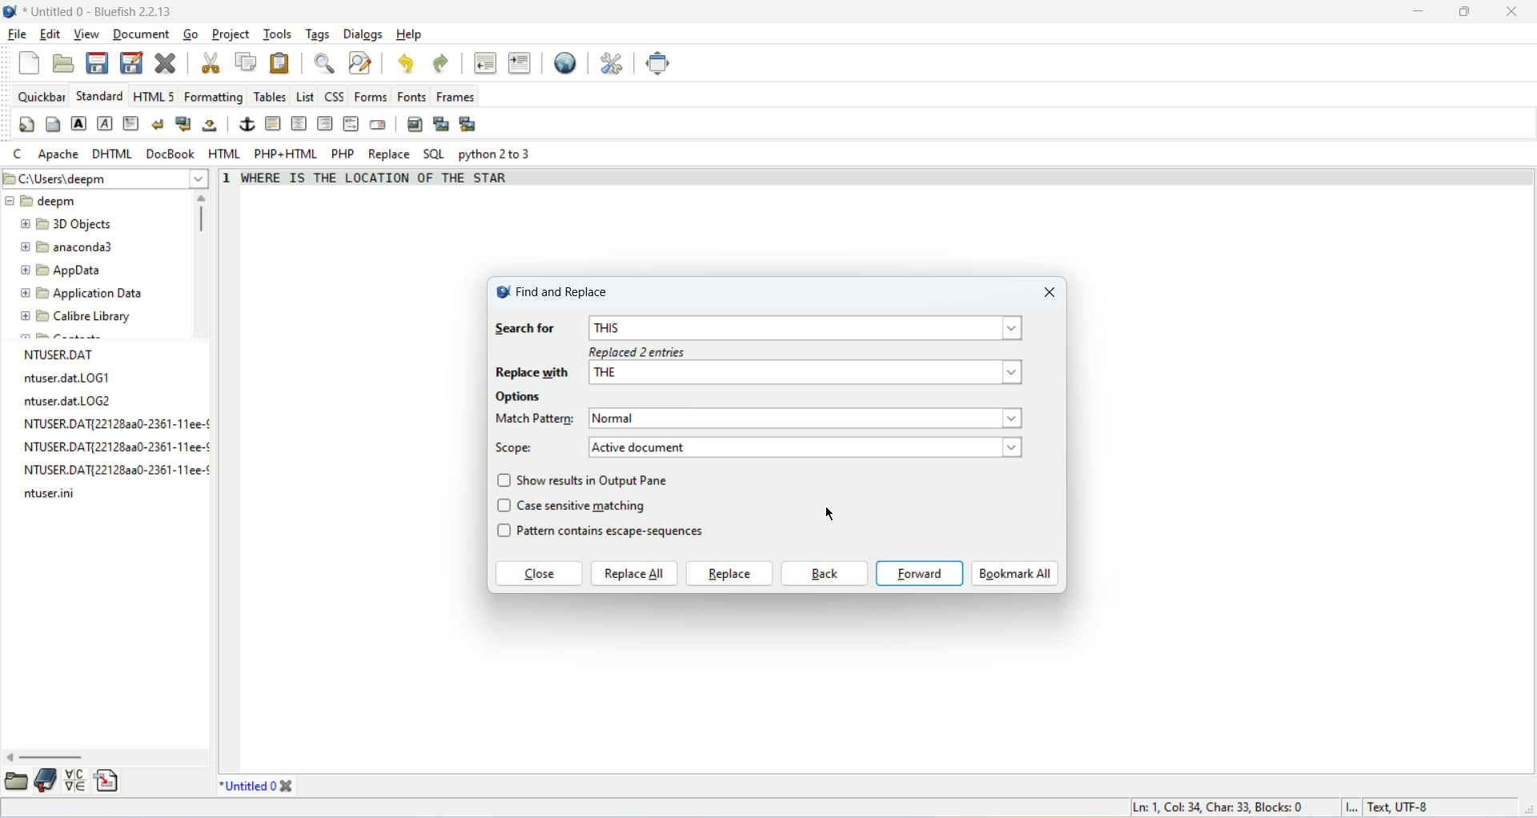 This screenshot has height=818, width=1537. Describe the element at coordinates (183, 122) in the screenshot. I see `break and clear` at that location.